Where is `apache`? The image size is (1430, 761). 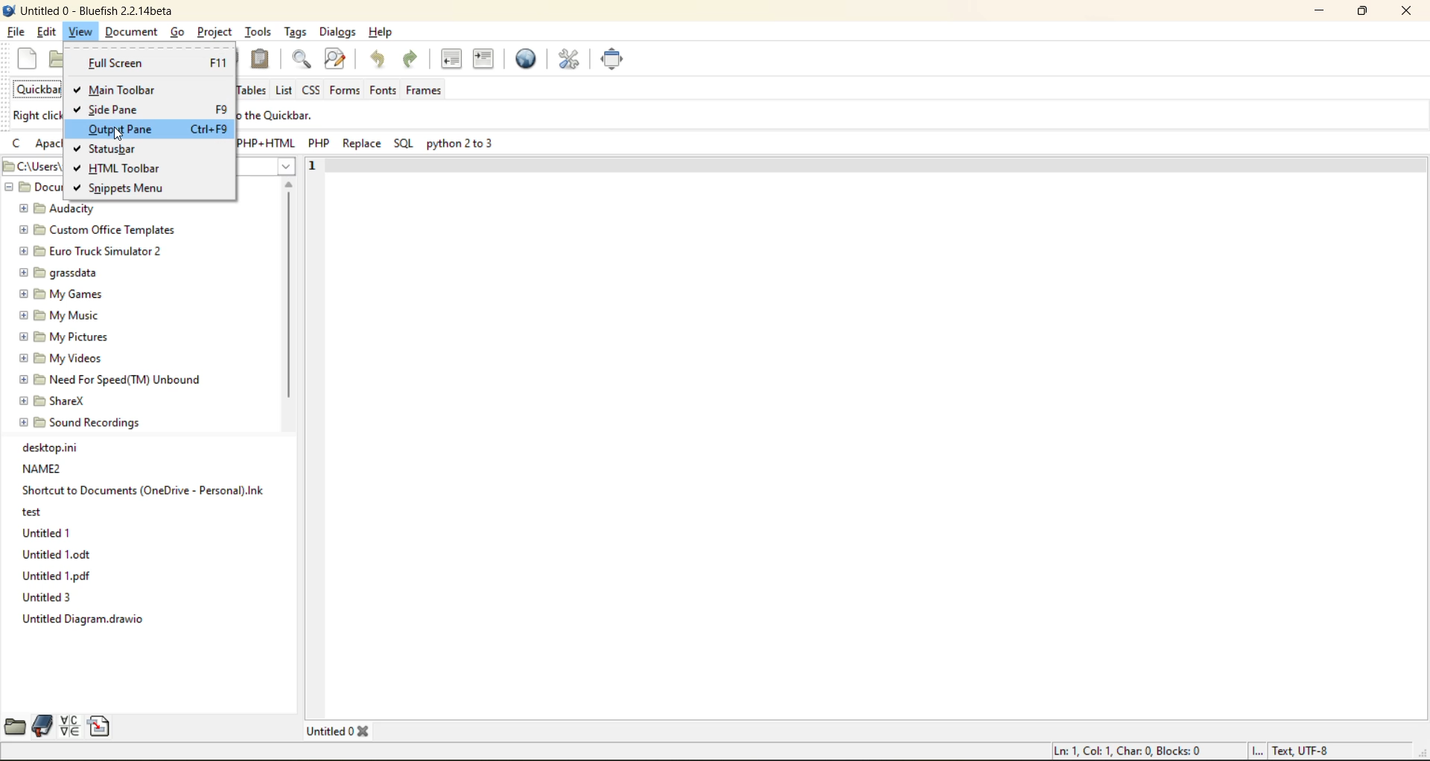
apache is located at coordinates (49, 146).